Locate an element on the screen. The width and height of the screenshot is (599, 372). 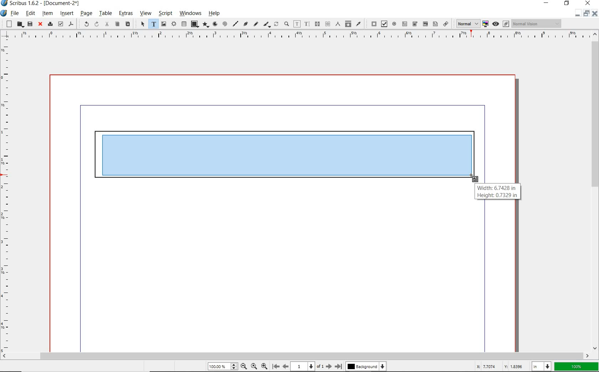
new is located at coordinates (7, 24).